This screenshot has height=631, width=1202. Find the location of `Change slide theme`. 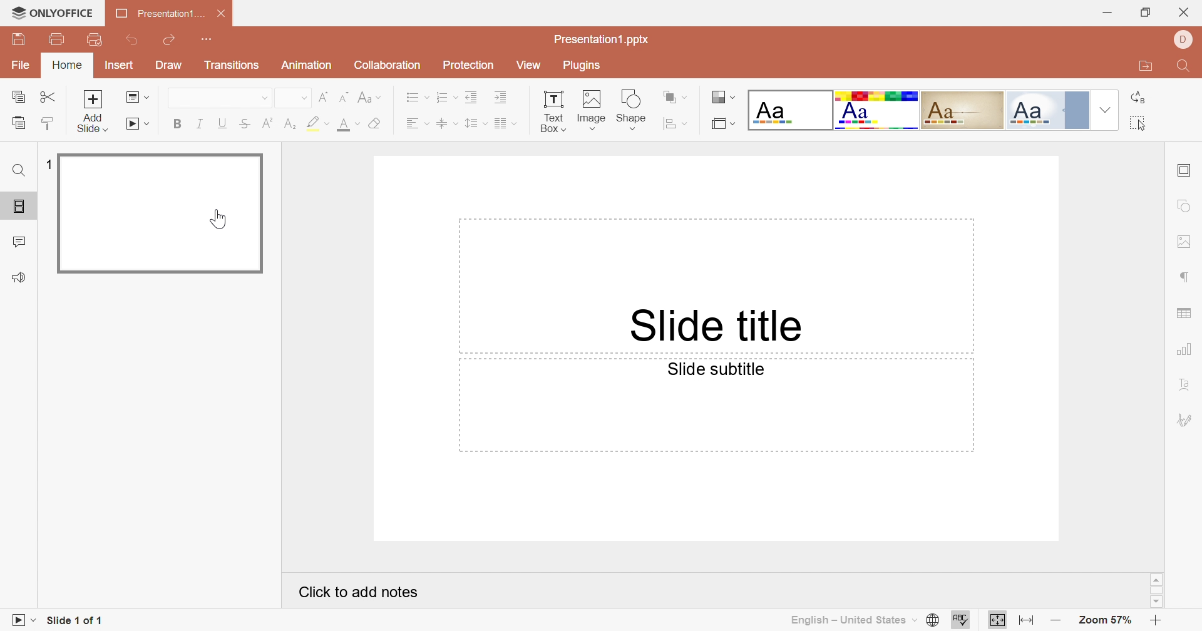

Change slide theme is located at coordinates (717, 95).